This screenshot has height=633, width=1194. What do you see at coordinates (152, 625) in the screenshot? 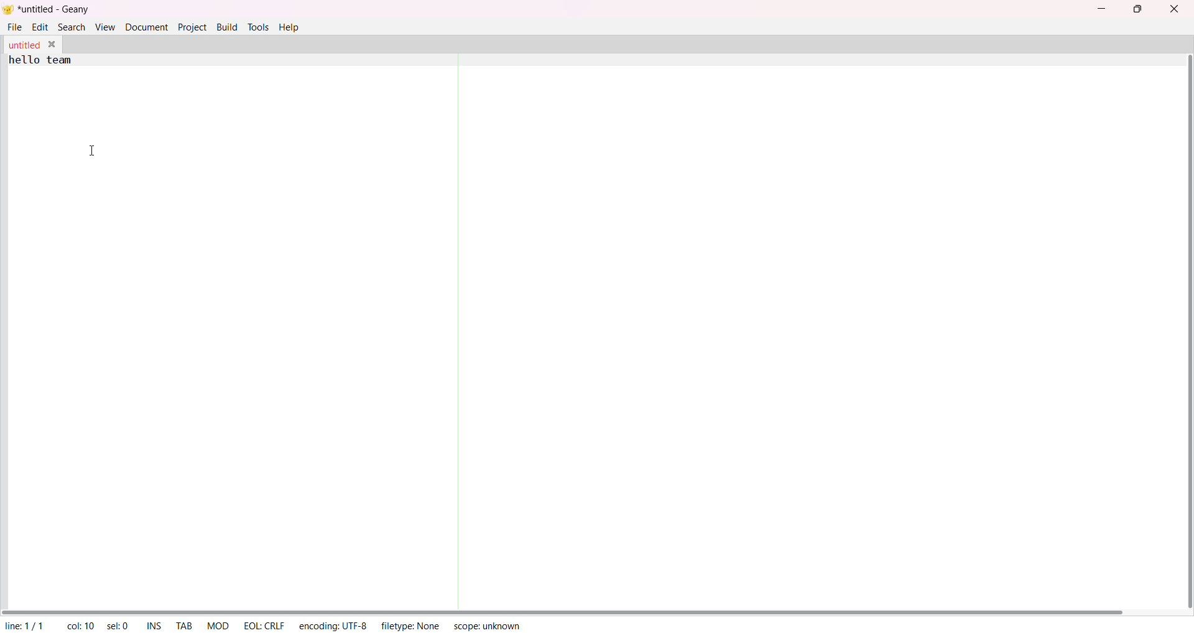
I see `ins` at bounding box center [152, 625].